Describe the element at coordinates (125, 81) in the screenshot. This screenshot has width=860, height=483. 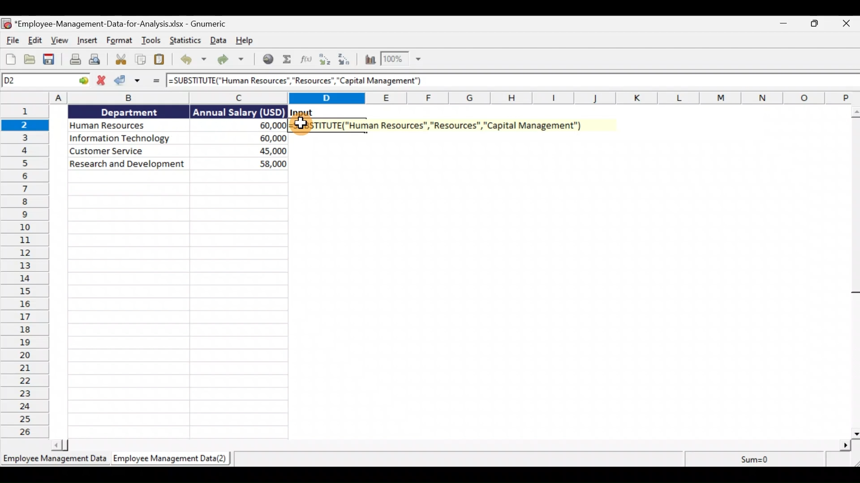
I see `Accept change` at that location.